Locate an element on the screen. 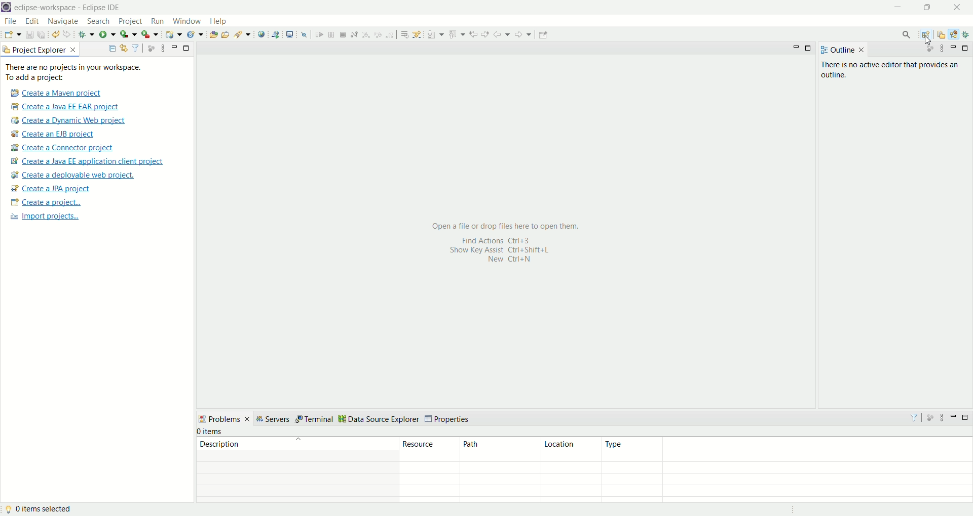 The image size is (973, 516). step into is located at coordinates (365, 34).